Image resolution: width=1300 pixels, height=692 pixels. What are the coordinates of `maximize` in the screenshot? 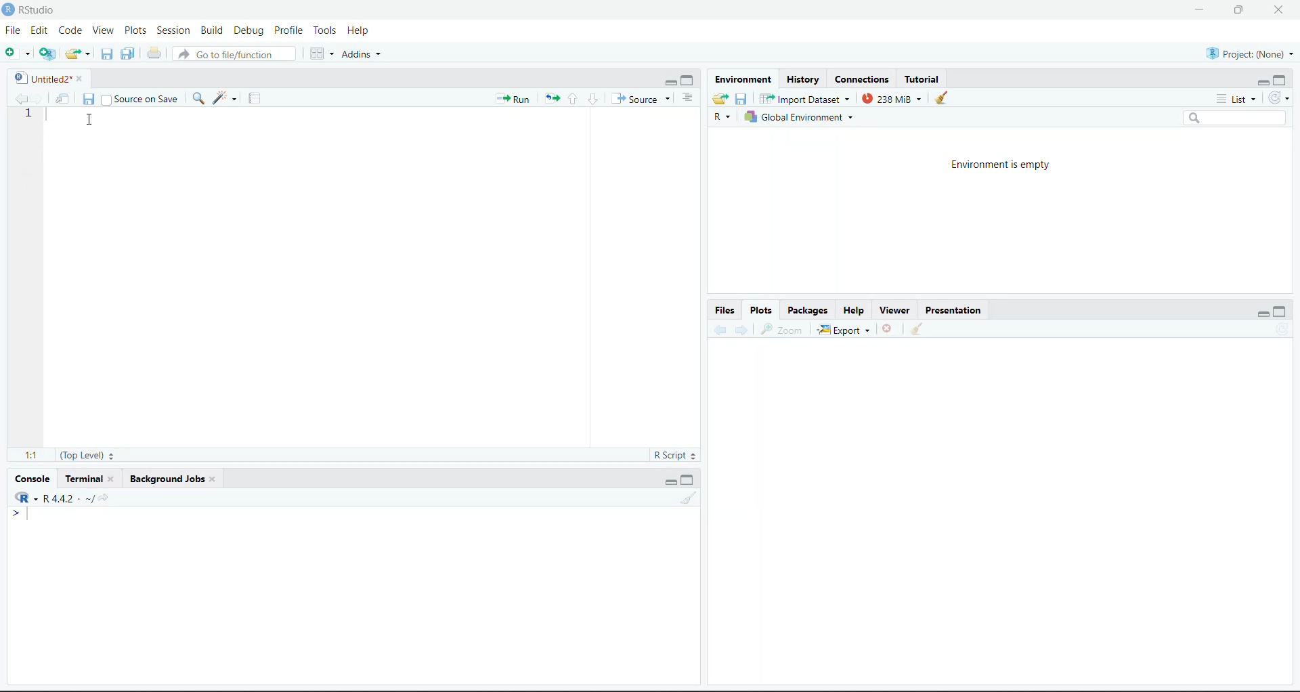 It's located at (1280, 80).